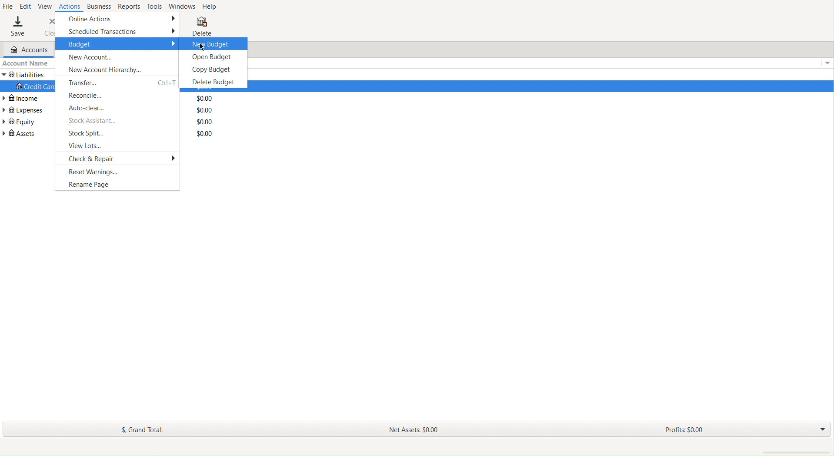 This screenshot has width=834, height=456. I want to click on Income, so click(25, 98).